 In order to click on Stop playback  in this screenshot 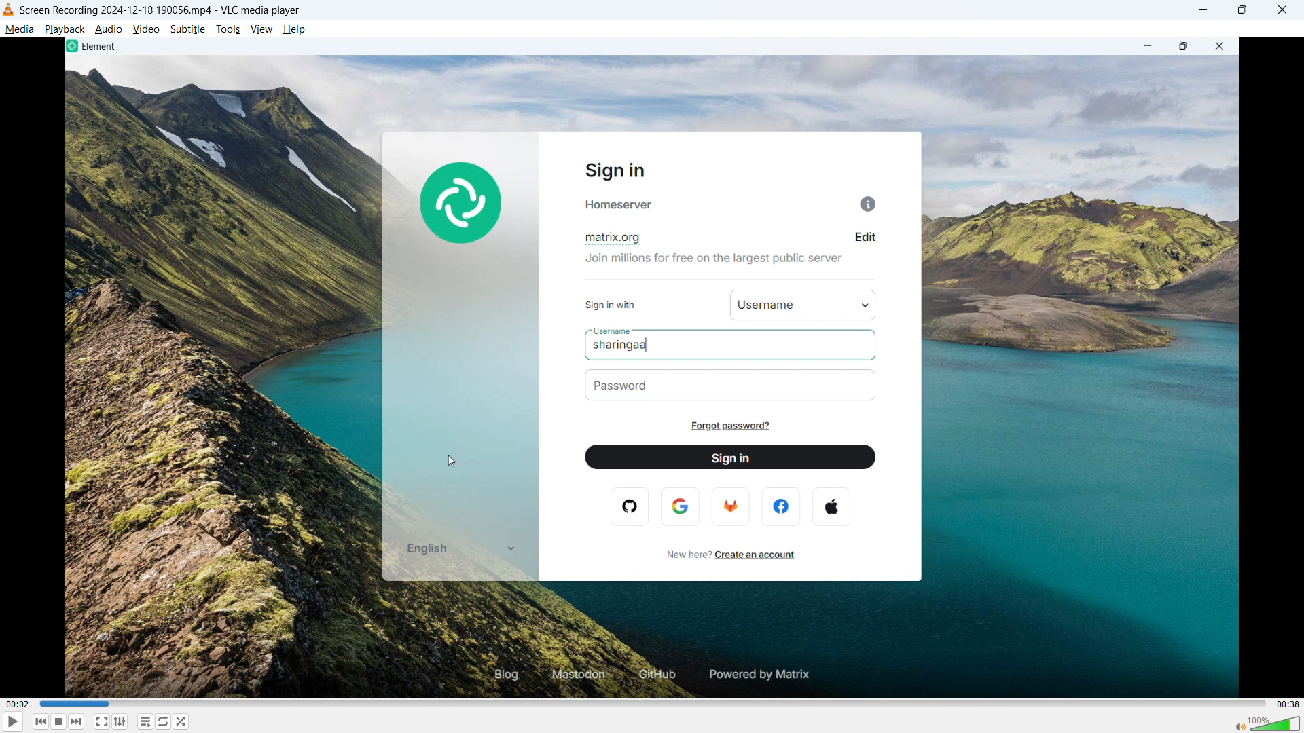, I will do `click(60, 721)`.